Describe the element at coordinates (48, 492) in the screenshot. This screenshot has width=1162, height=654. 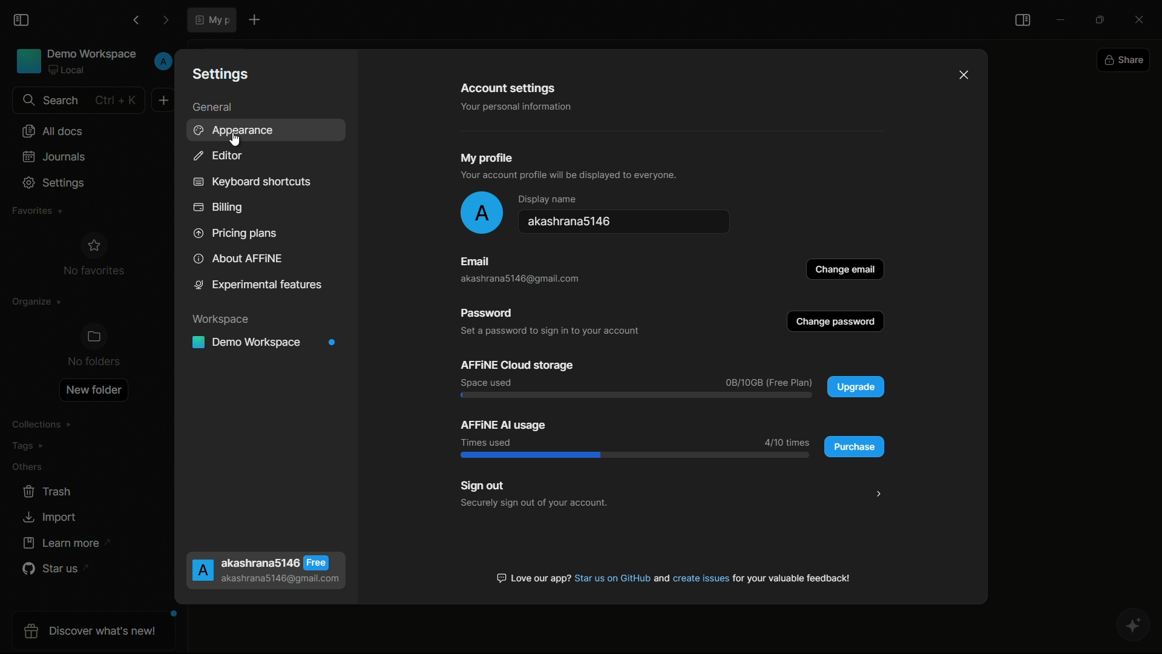
I see `trash` at that location.